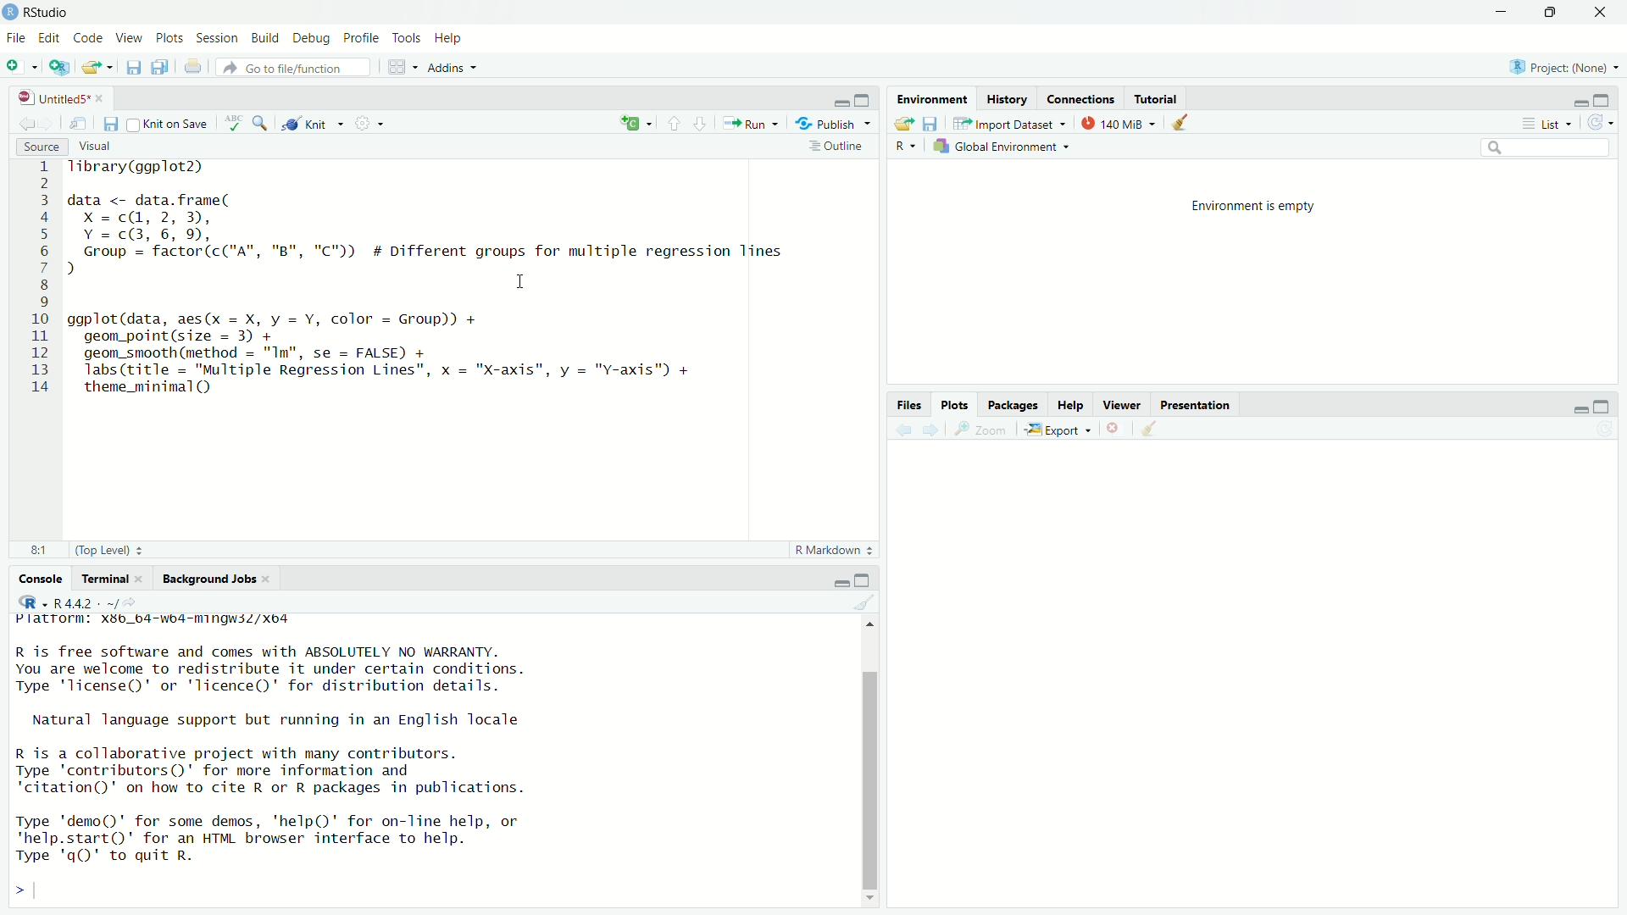 This screenshot has height=915, width=1627. Describe the element at coordinates (217, 36) in the screenshot. I see `Session` at that location.